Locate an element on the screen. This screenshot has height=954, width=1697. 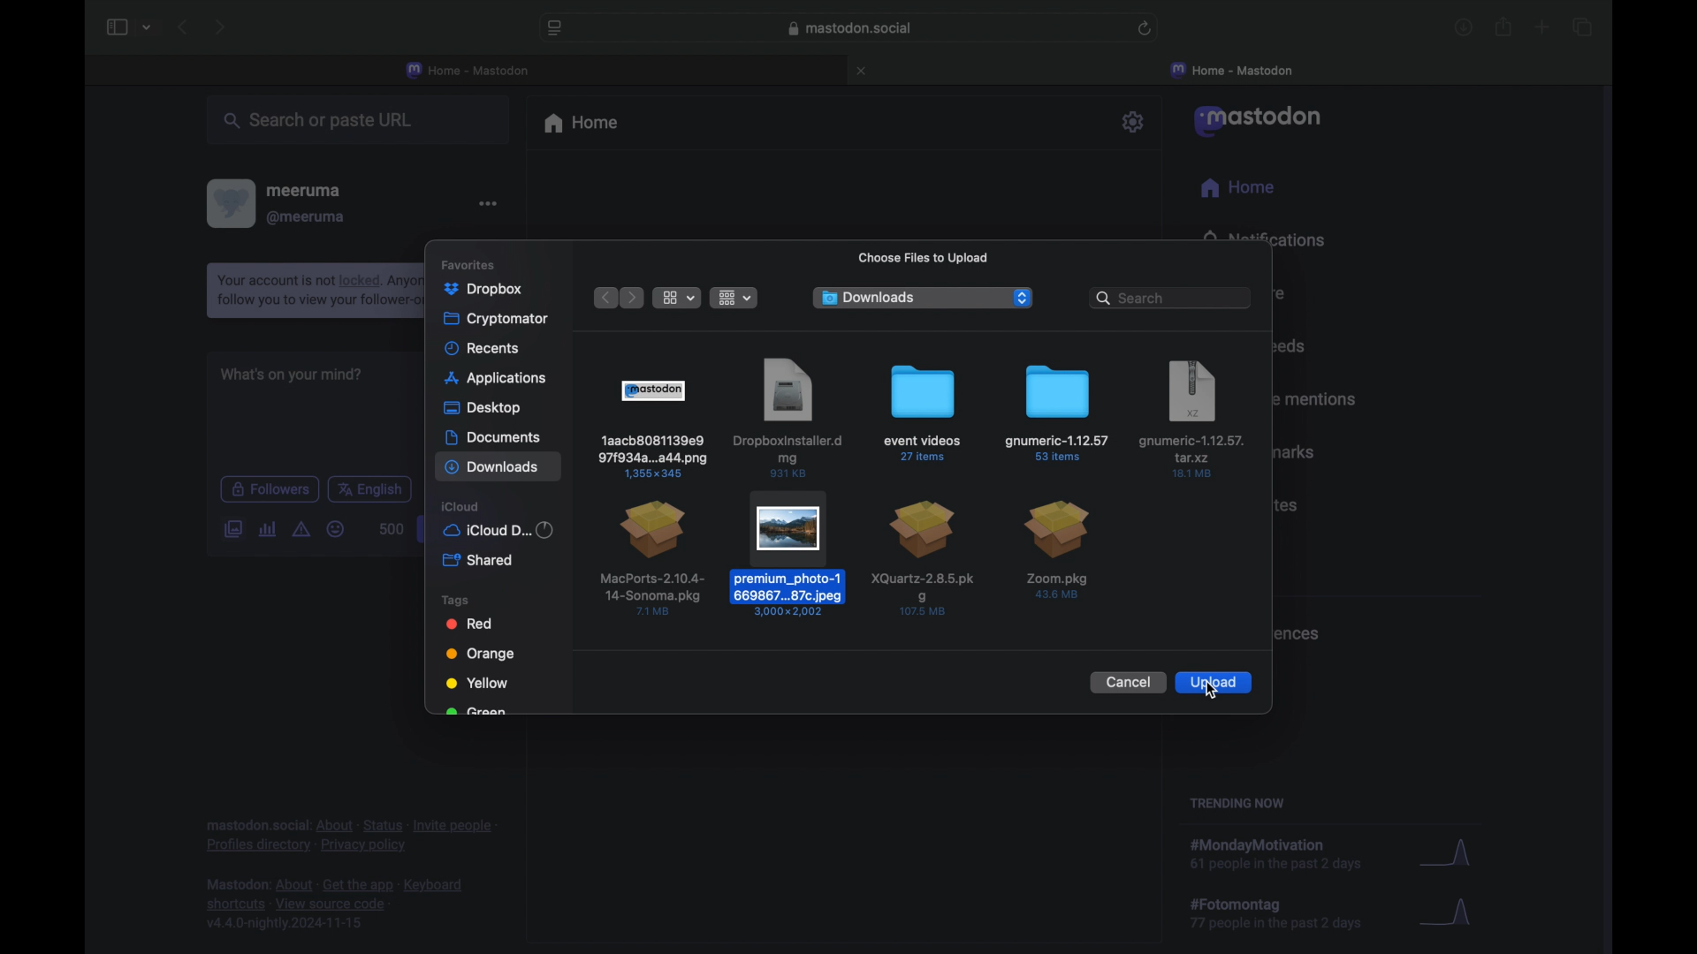
add image is located at coordinates (232, 527).